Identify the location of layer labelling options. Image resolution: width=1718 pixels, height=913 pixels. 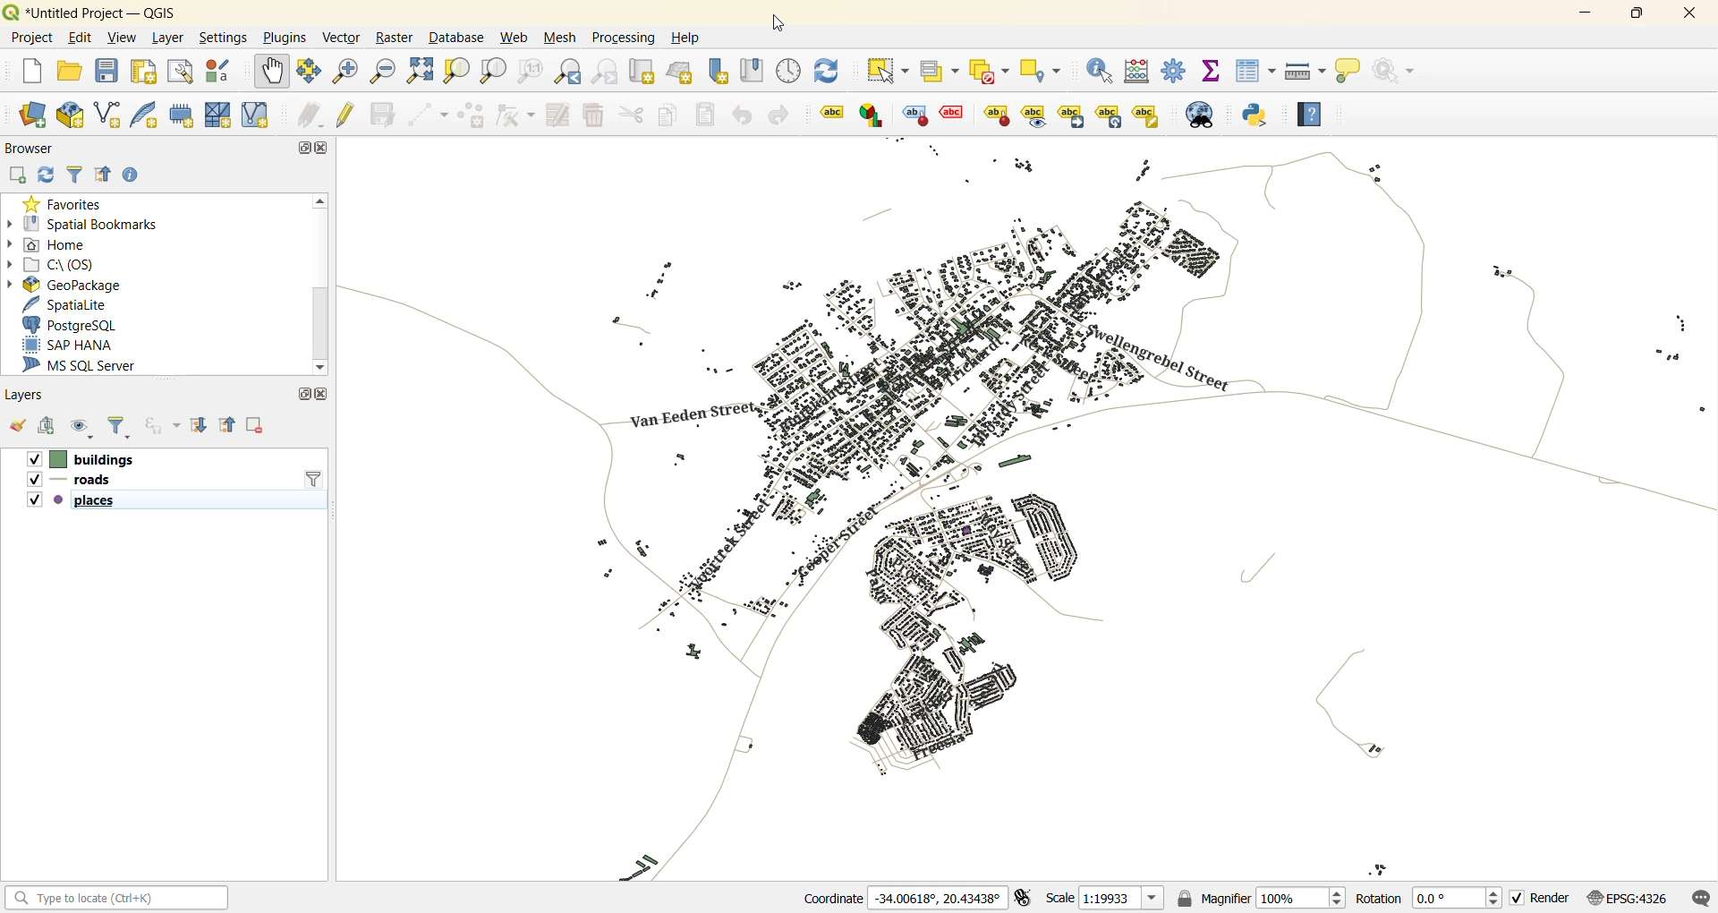
(832, 112).